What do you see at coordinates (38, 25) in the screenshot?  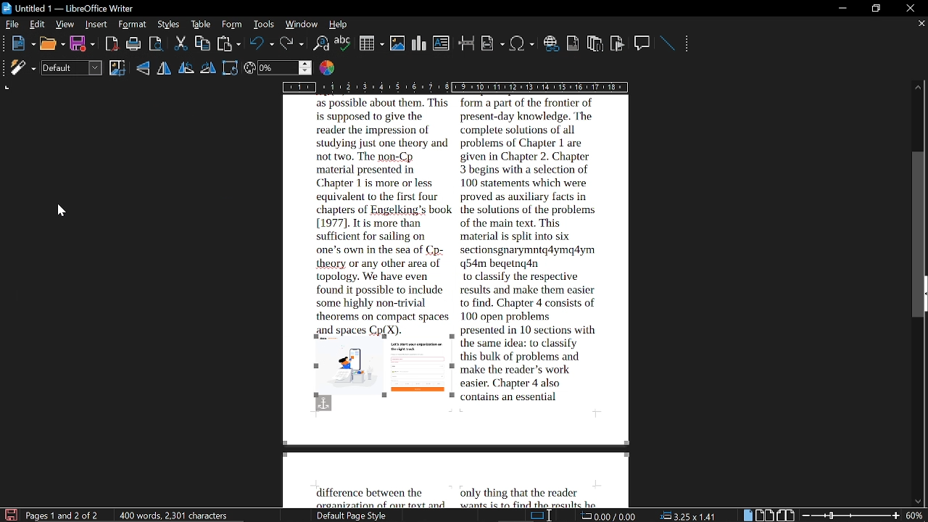 I see `edit` at bounding box center [38, 25].